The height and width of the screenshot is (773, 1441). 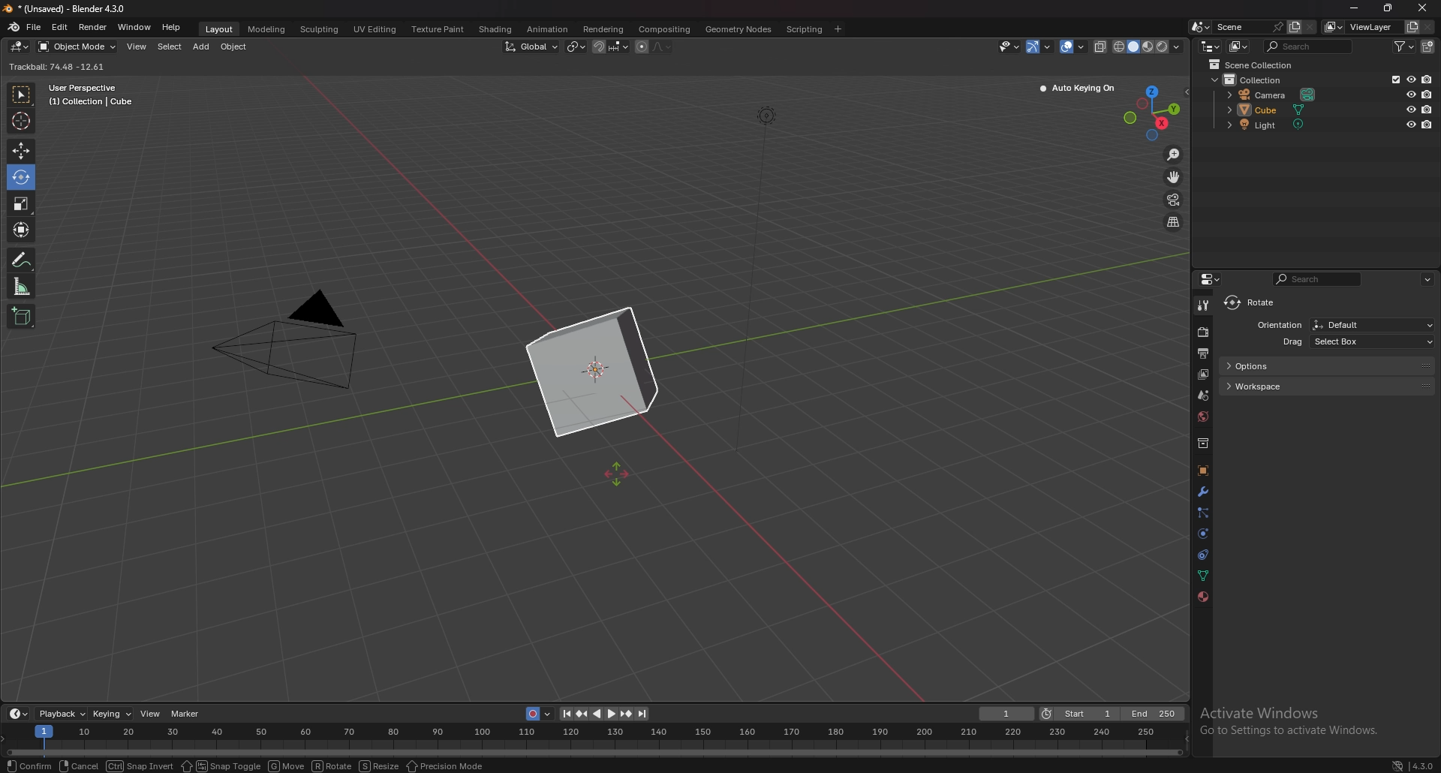 I want to click on blender, so click(x=14, y=27).